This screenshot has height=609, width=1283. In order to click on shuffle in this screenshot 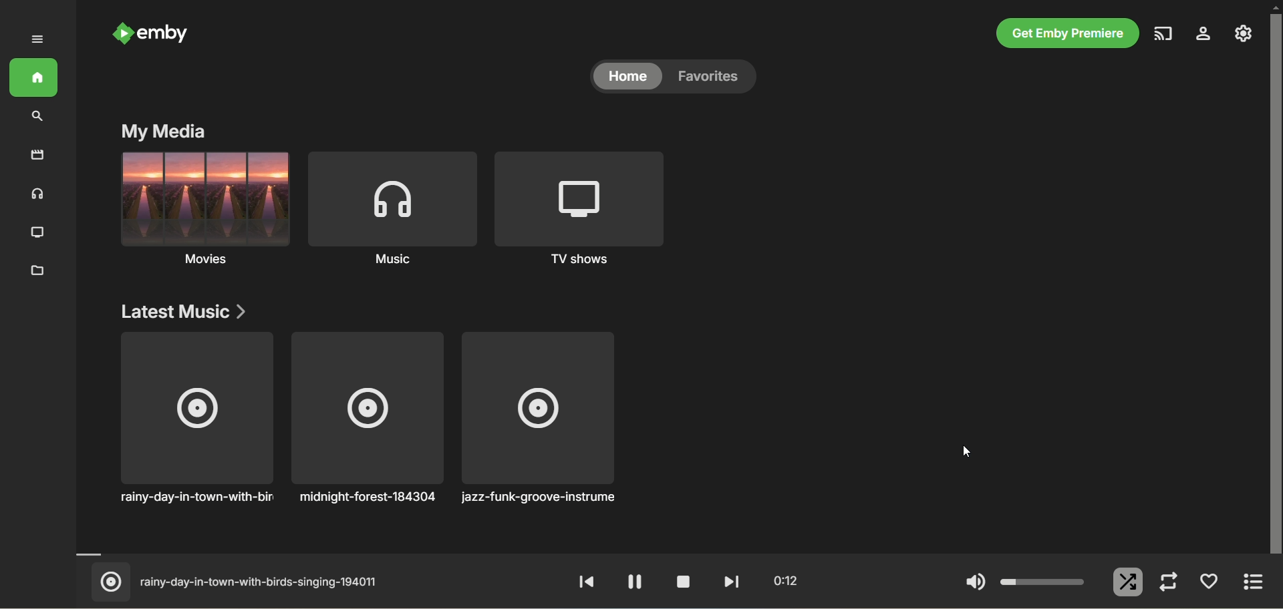, I will do `click(1127, 581)`.